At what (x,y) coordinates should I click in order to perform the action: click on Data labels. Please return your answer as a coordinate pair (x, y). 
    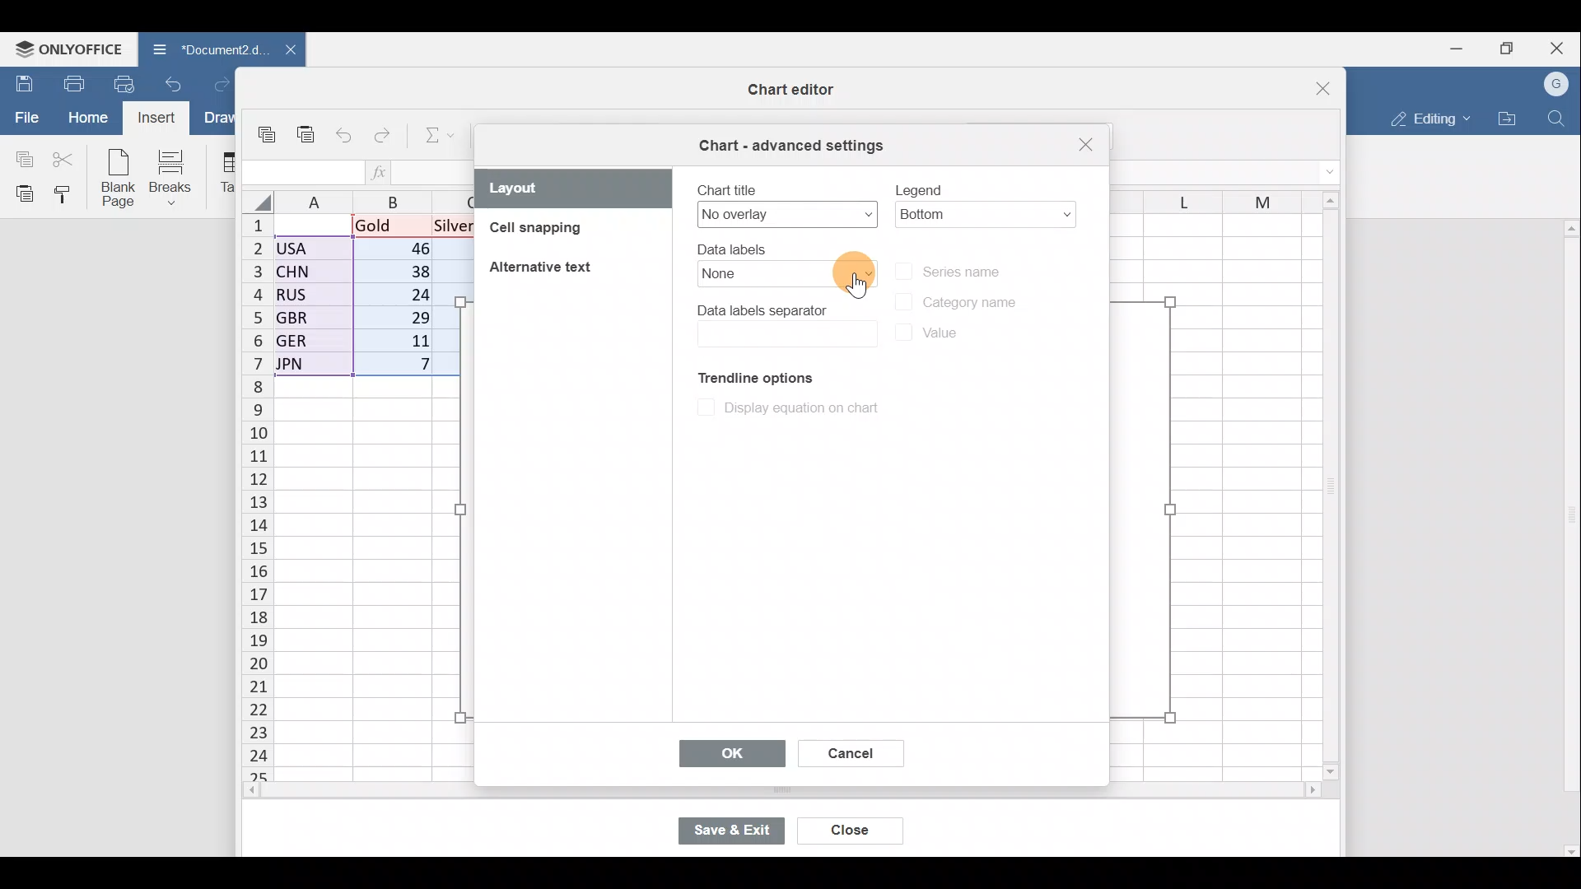
    Looking at the image, I should click on (777, 265).